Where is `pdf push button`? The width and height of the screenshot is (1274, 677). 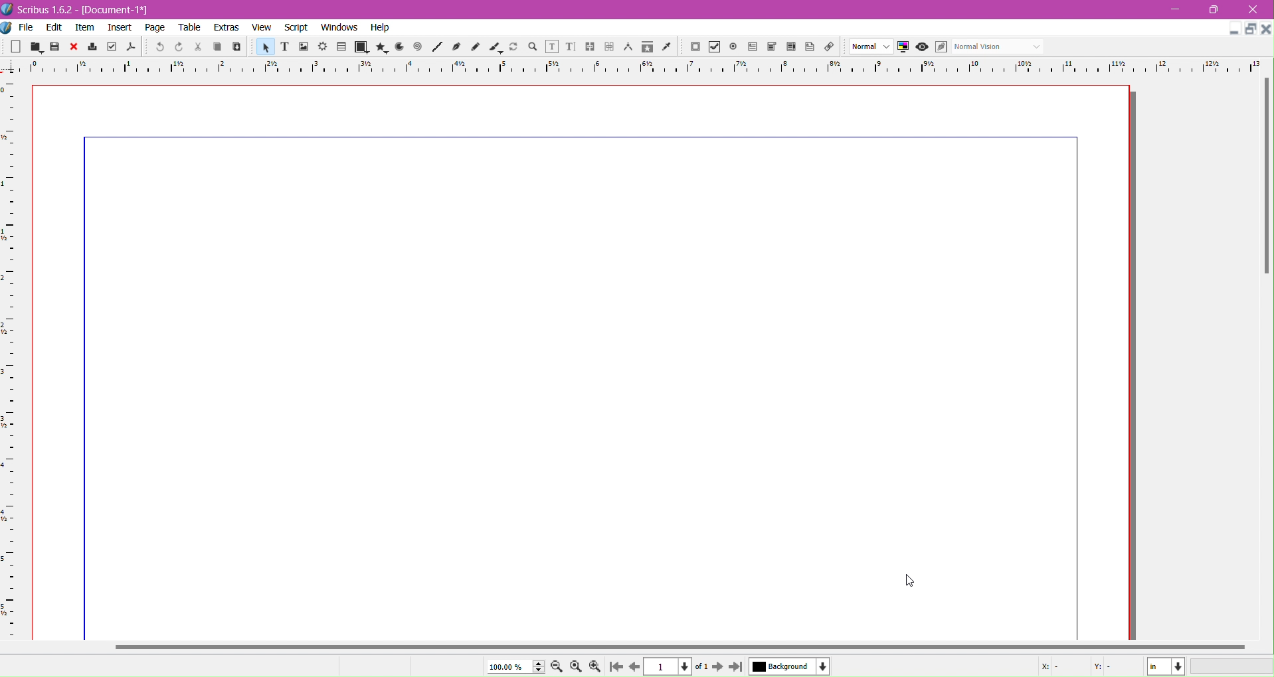 pdf push button is located at coordinates (695, 47).